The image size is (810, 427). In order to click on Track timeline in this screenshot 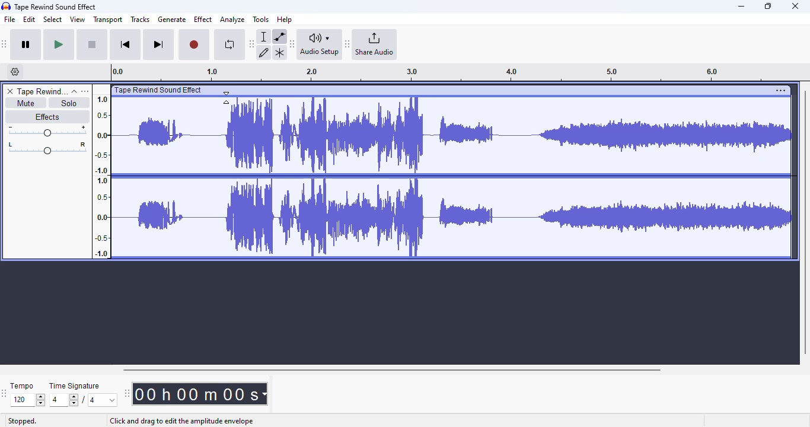, I will do `click(441, 72)`.